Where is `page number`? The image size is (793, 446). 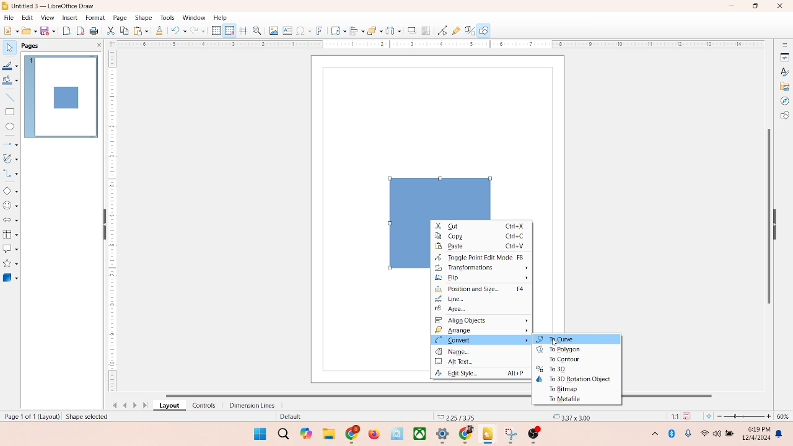
page number is located at coordinates (30, 416).